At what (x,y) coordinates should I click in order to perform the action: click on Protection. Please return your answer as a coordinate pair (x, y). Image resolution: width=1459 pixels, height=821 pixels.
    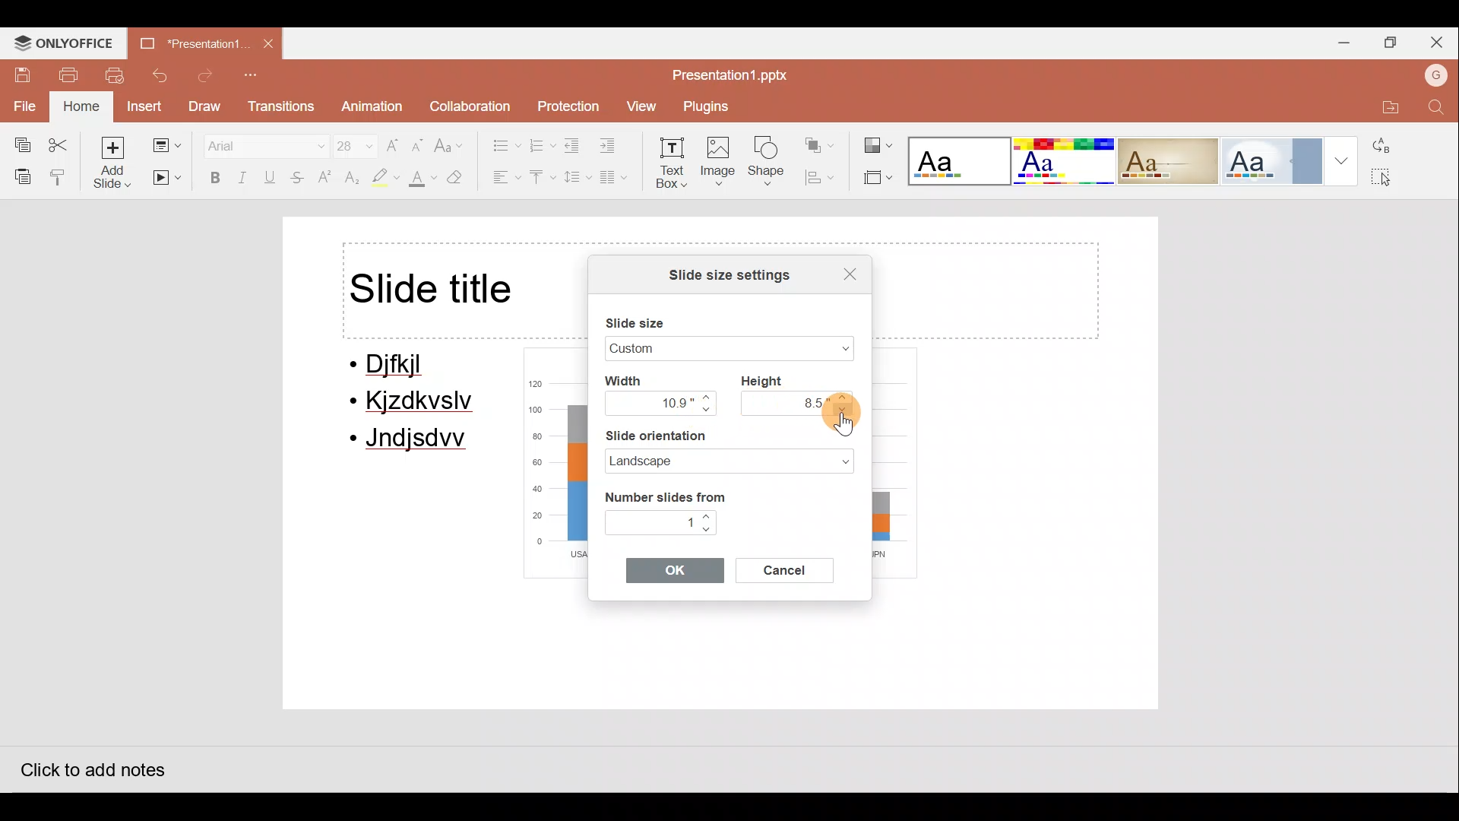
    Looking at the image, I should click on (565, 101).